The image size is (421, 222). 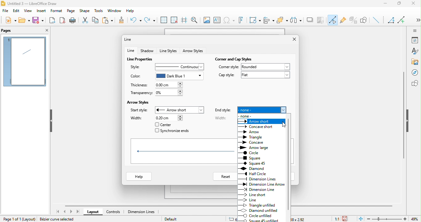 What do you see at coordinates (285, 125) in the screenshot?
I see `cursor movement` at bounding box center [285, 125].